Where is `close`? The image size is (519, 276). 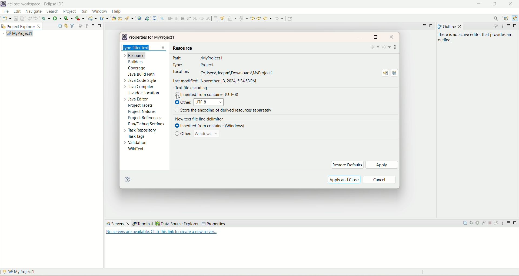 close is located at coordinates (511, 4).